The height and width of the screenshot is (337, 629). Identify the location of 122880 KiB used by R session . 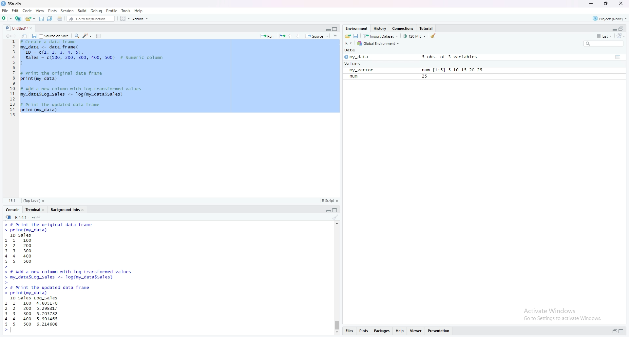
(415, 37).